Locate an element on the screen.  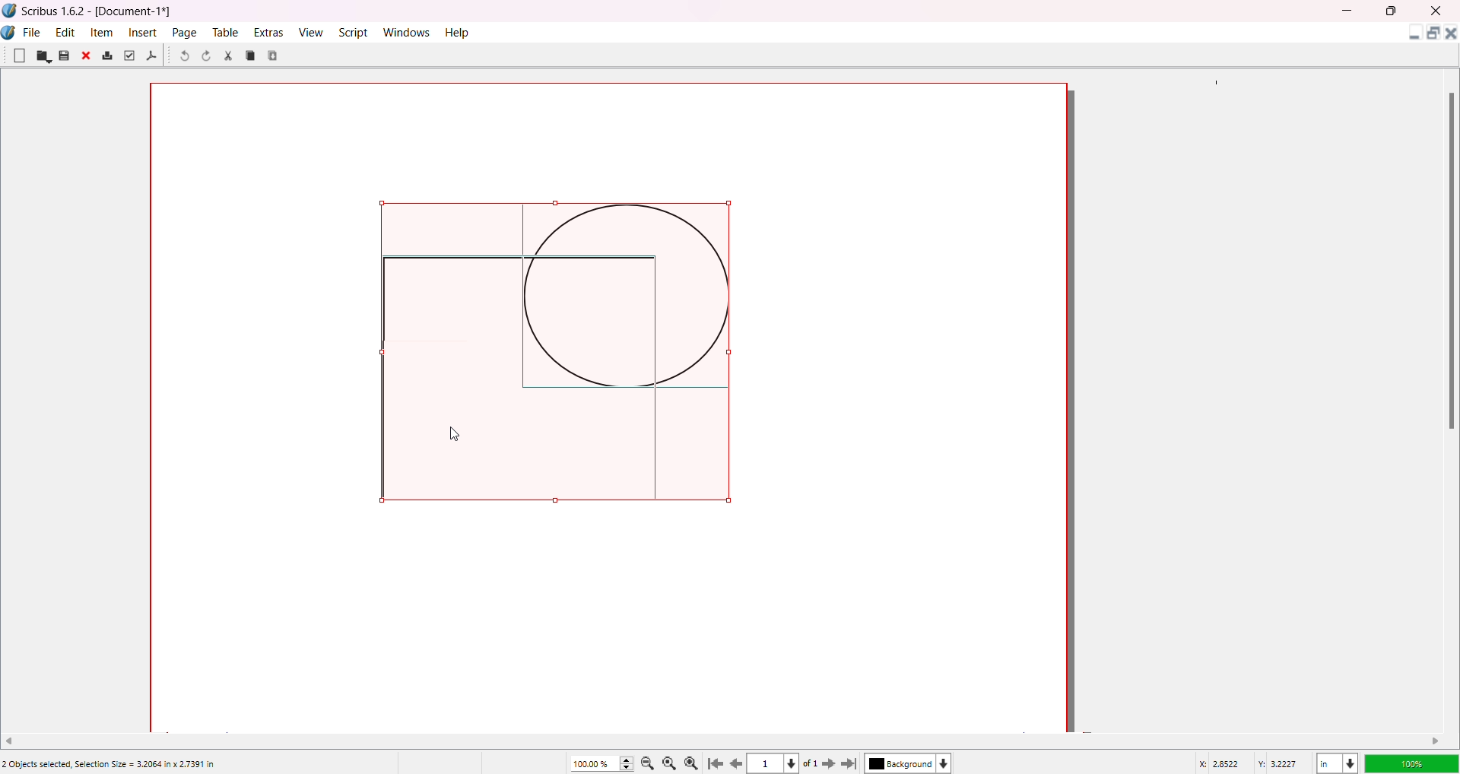
Unit is located at coordinates (1336, 761).